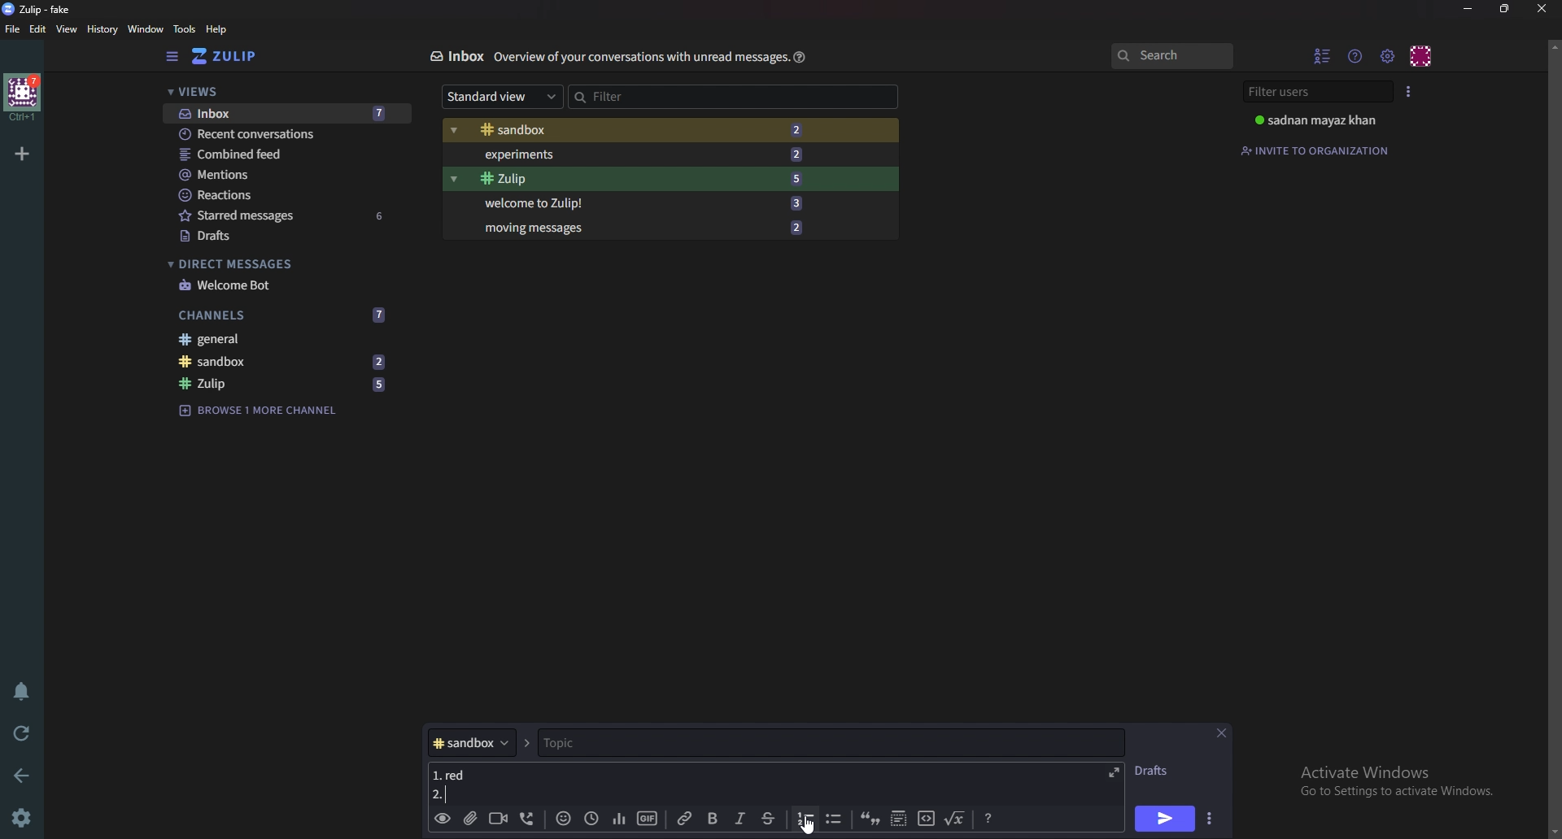  Describe the element at coordinates (643, 130) in the screenshot. I see `Sandbox` at that location.